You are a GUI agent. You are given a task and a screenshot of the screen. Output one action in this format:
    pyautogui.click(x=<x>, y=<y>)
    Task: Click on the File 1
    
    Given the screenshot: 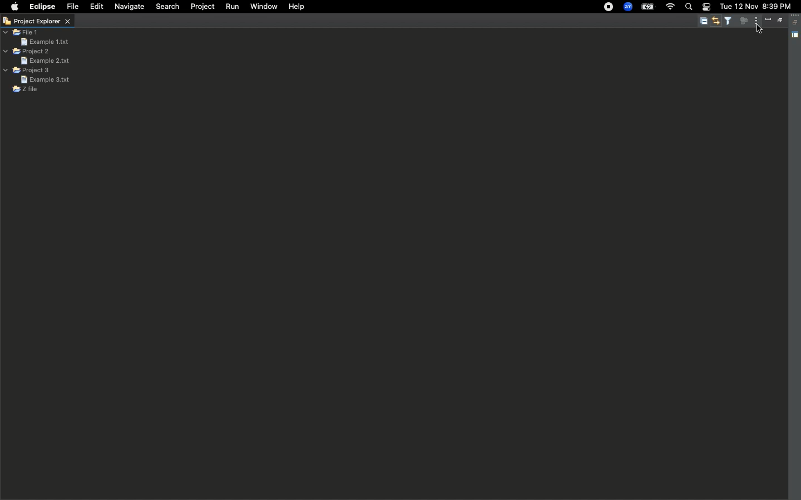 What is the action you would take?
    pyautogui.click(x=22, y=33)
    